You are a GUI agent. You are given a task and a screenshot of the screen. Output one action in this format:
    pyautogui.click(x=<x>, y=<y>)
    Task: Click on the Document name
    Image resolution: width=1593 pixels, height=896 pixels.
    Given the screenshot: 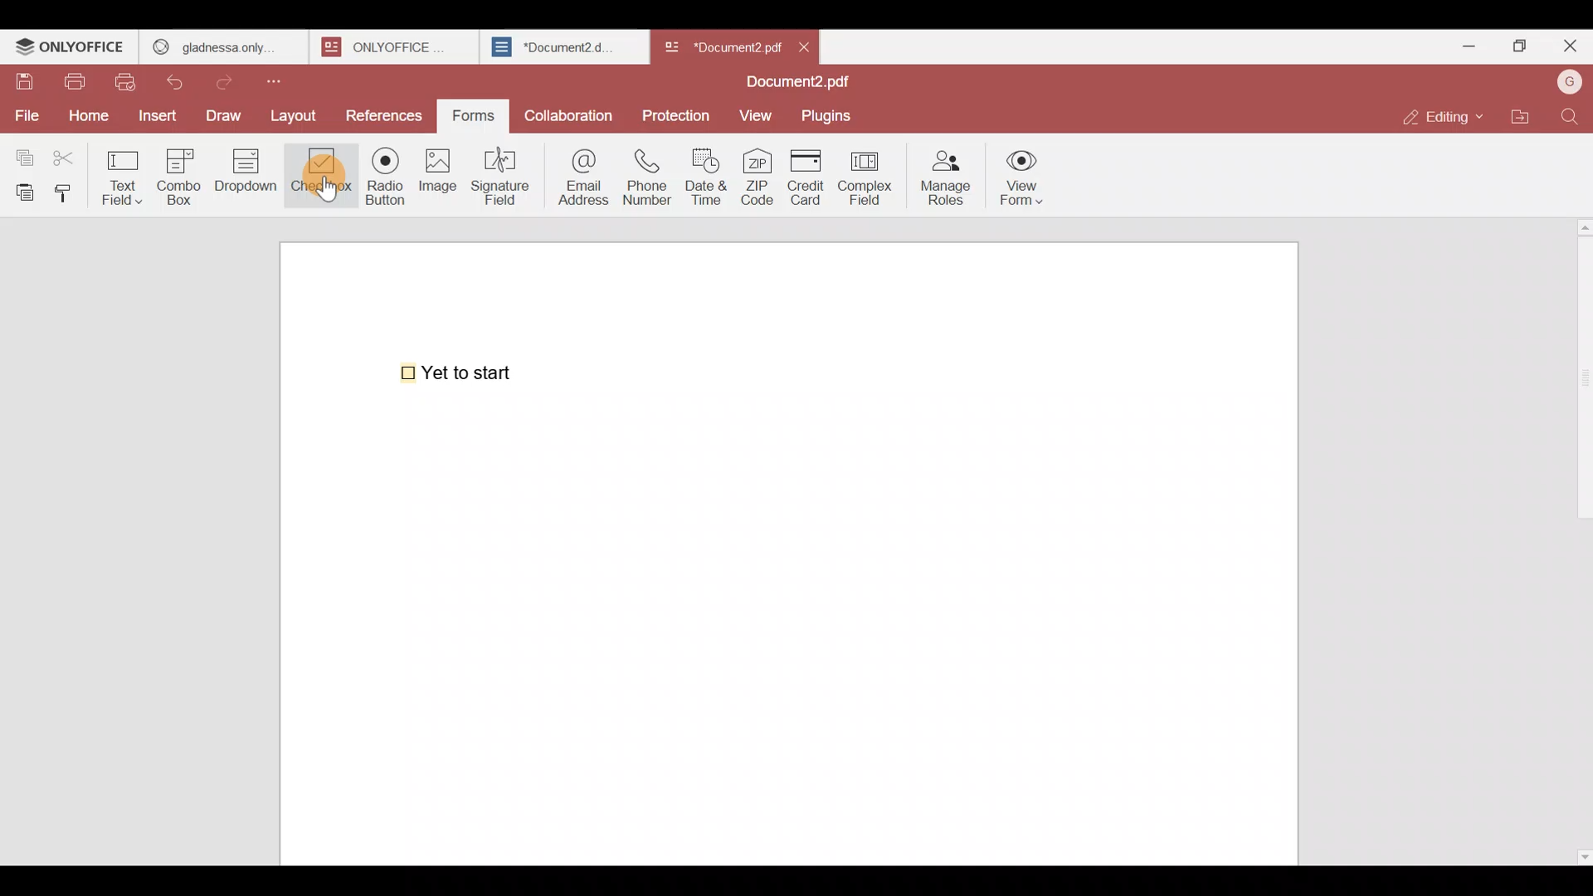 What is the action you would take?
    pyautogui.click(x=721, y=43)
    